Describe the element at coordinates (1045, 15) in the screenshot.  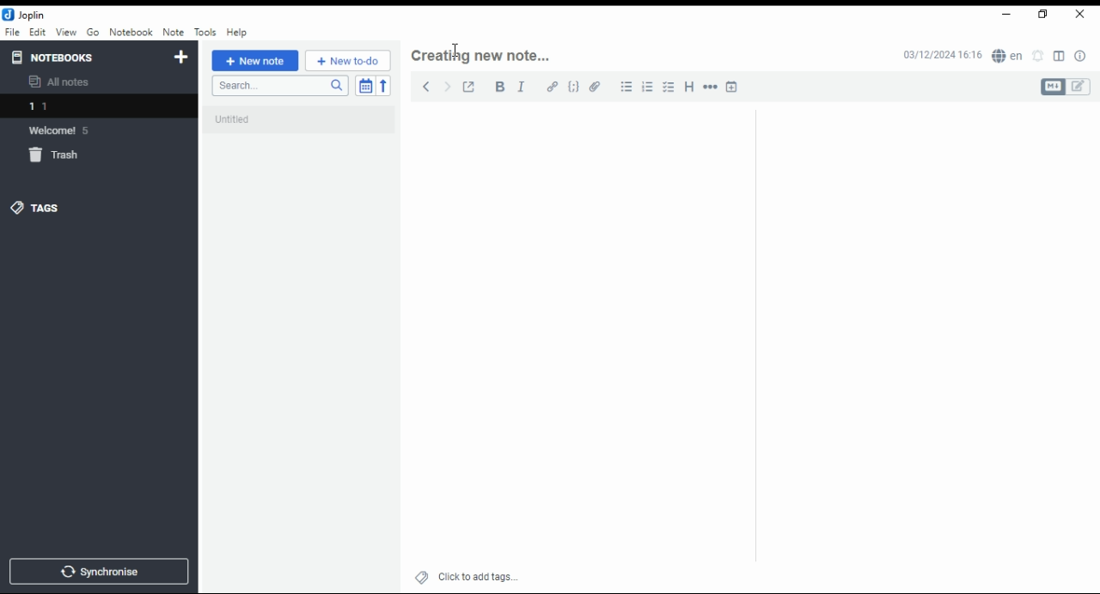
I see `restore` at that location.